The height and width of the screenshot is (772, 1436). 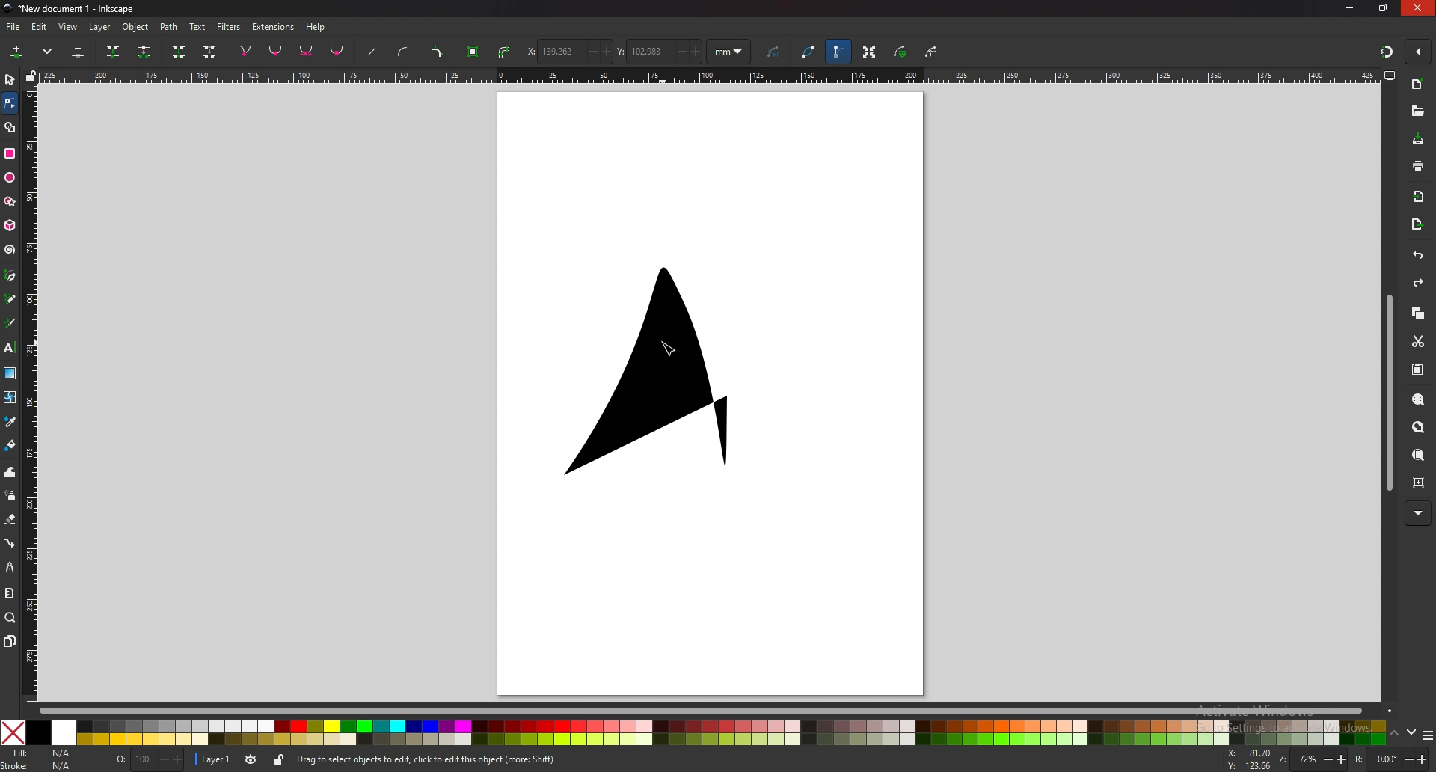 What do you see at coordinates (38, 753) in the screenshot?
I see `fill` at bounding box center [38, 753].